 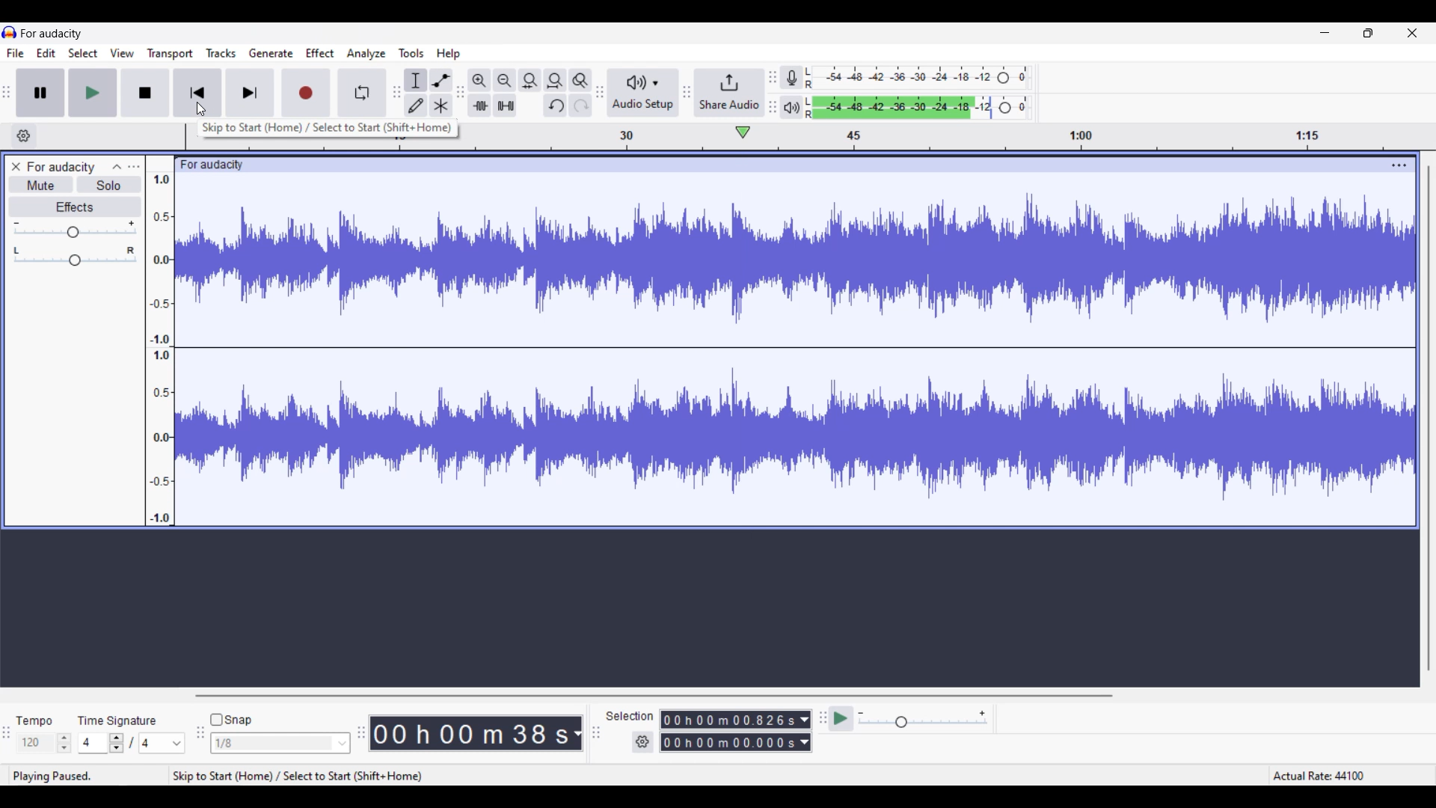 I want to click on Duration measurement, so click(x=577, y=733).